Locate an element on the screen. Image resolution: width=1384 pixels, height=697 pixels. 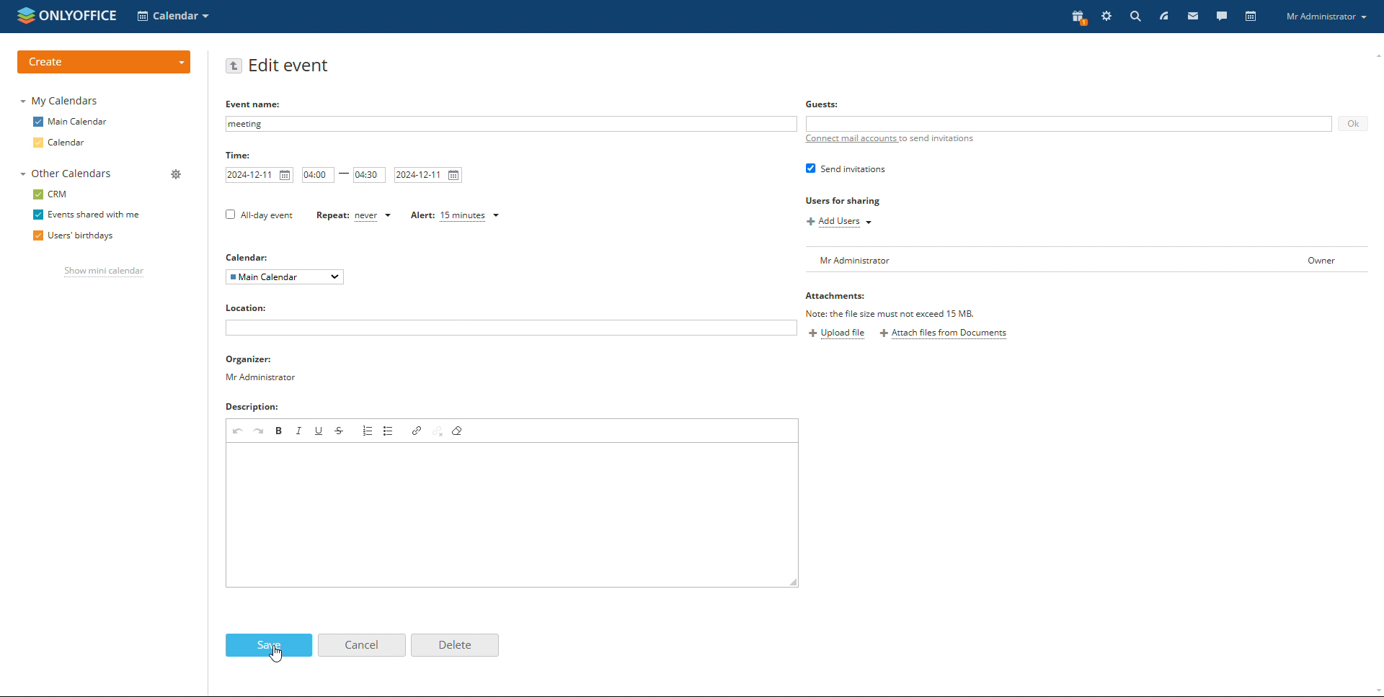
search is located at coordinates (1135, 17).